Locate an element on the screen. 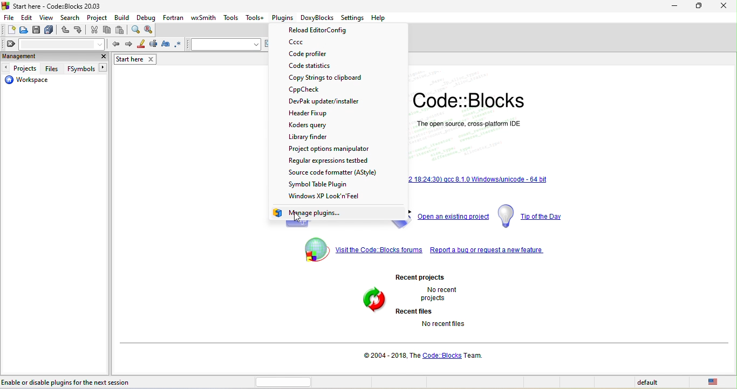 This screenshot has height=389, width=737. new is located at coordinates (9, 30).